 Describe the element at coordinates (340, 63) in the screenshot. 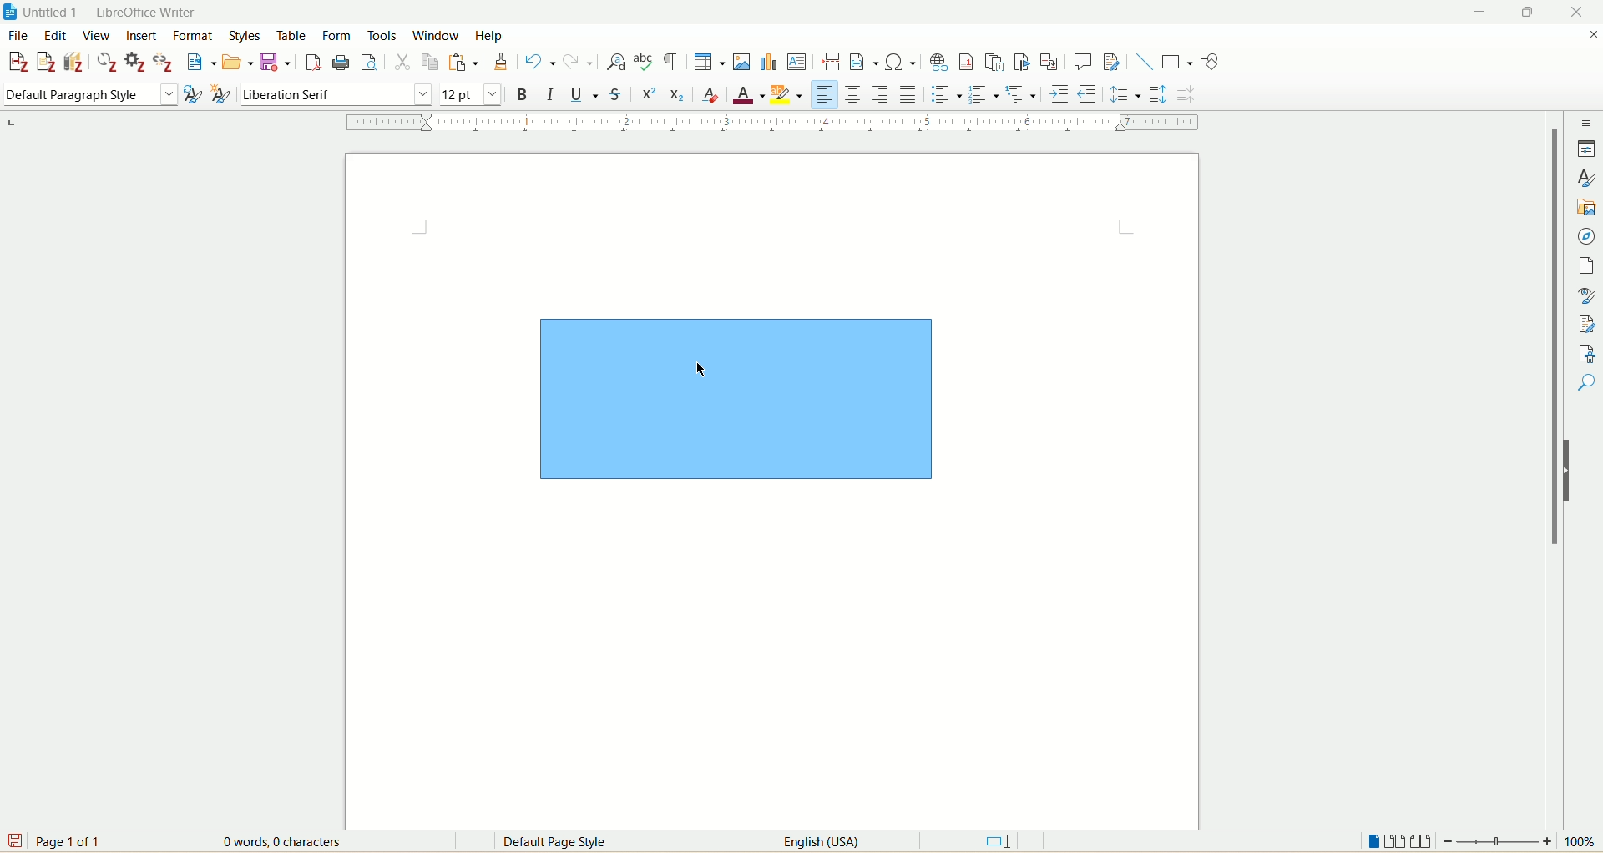

I see `print` at that location.